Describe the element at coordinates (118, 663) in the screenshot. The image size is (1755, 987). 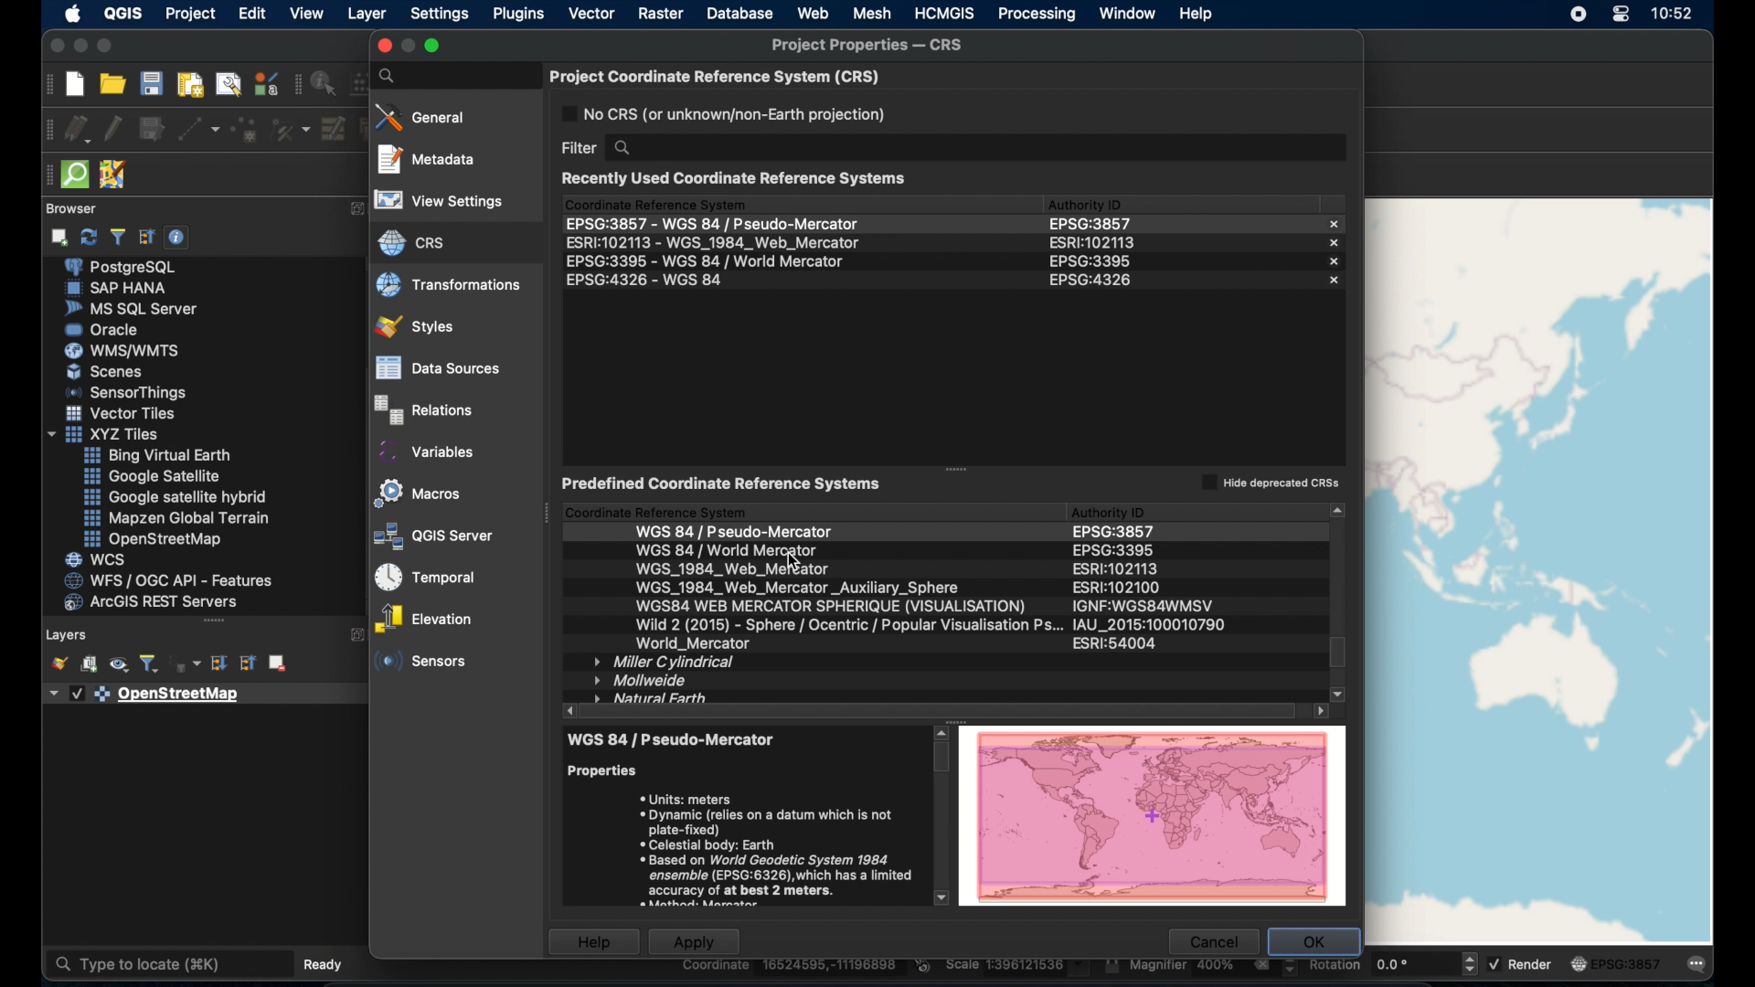
I see `manage map themes` at that location.